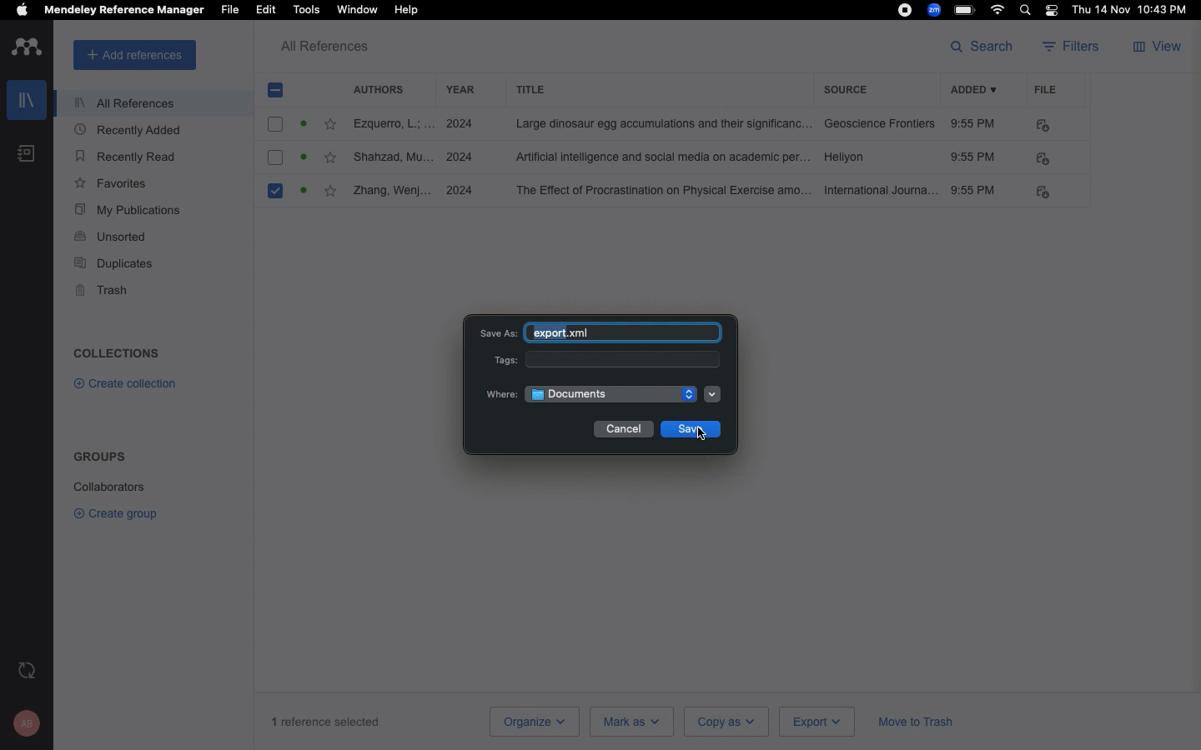  I want to click on Shahzad, so click(393, 158).